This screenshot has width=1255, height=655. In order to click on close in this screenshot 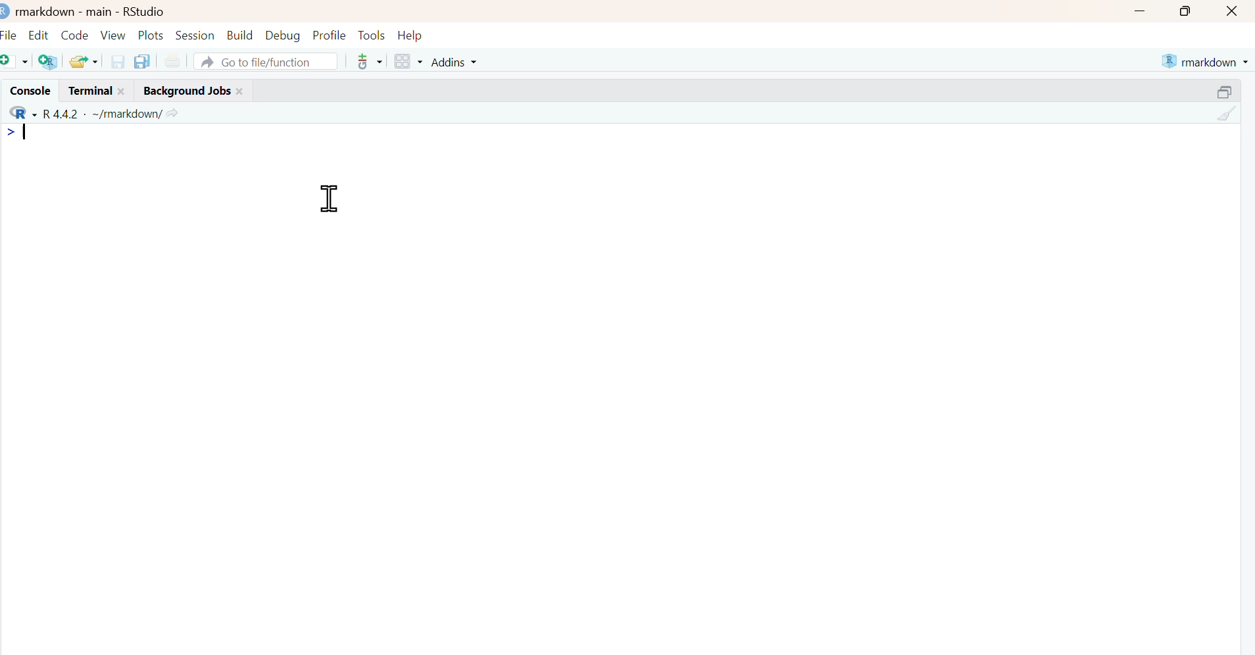, I will do `click(1235, 11)`.